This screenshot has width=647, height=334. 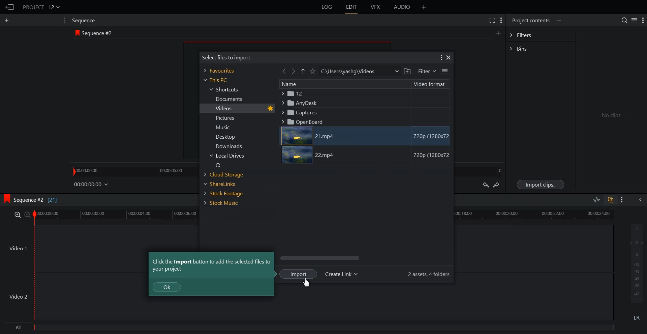 I want to click on 22.mp4.   720p(1280*72, so click(x=366, y=155).